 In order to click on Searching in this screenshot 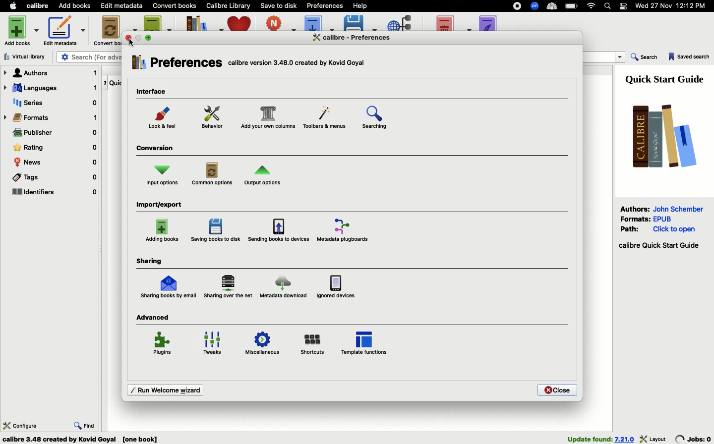, I will do `click(381, 119)`.